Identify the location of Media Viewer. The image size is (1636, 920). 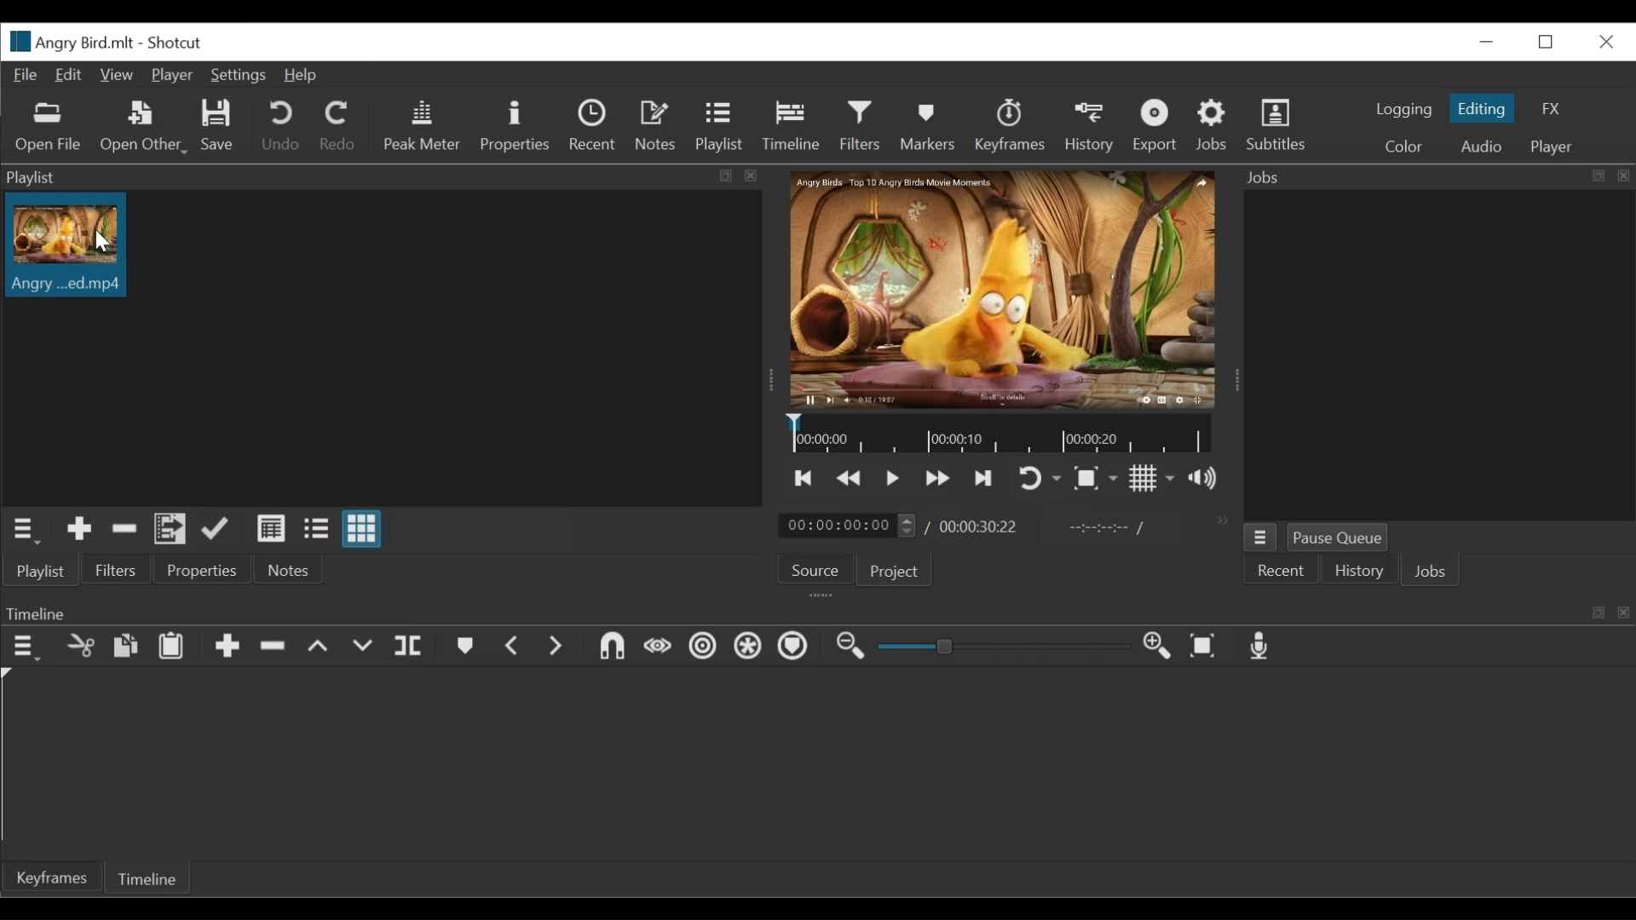
(1005, 289).